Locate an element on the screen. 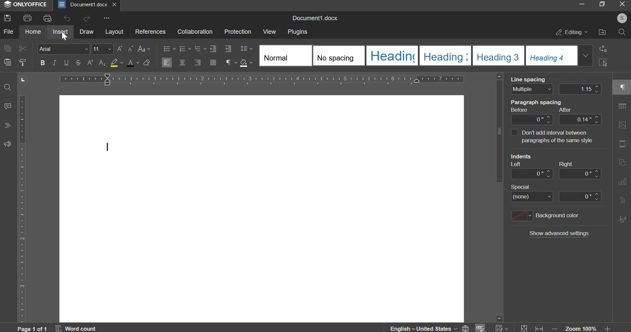 The image size is (631, 332). justified is located at coordinates (213, 62).